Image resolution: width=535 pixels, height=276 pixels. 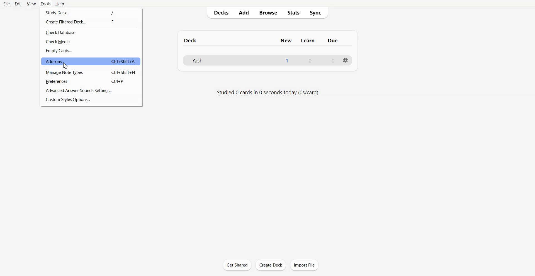 I want to click on Check Database, so click(x=91, y=32).